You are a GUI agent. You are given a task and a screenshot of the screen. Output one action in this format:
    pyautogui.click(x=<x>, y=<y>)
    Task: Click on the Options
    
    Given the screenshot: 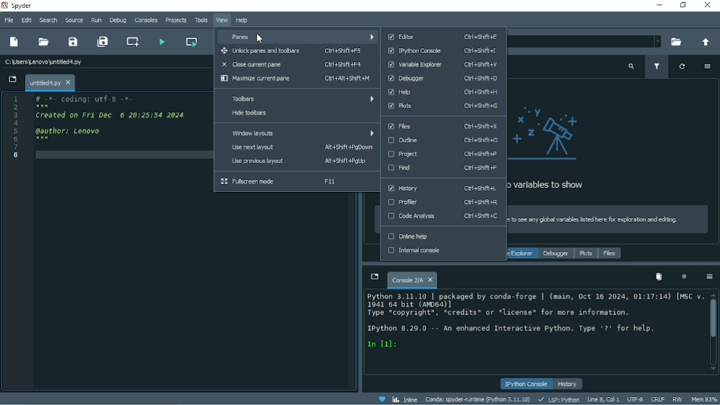 What is the action you would take?
    pyautogui.click(x=707, y=67)
    